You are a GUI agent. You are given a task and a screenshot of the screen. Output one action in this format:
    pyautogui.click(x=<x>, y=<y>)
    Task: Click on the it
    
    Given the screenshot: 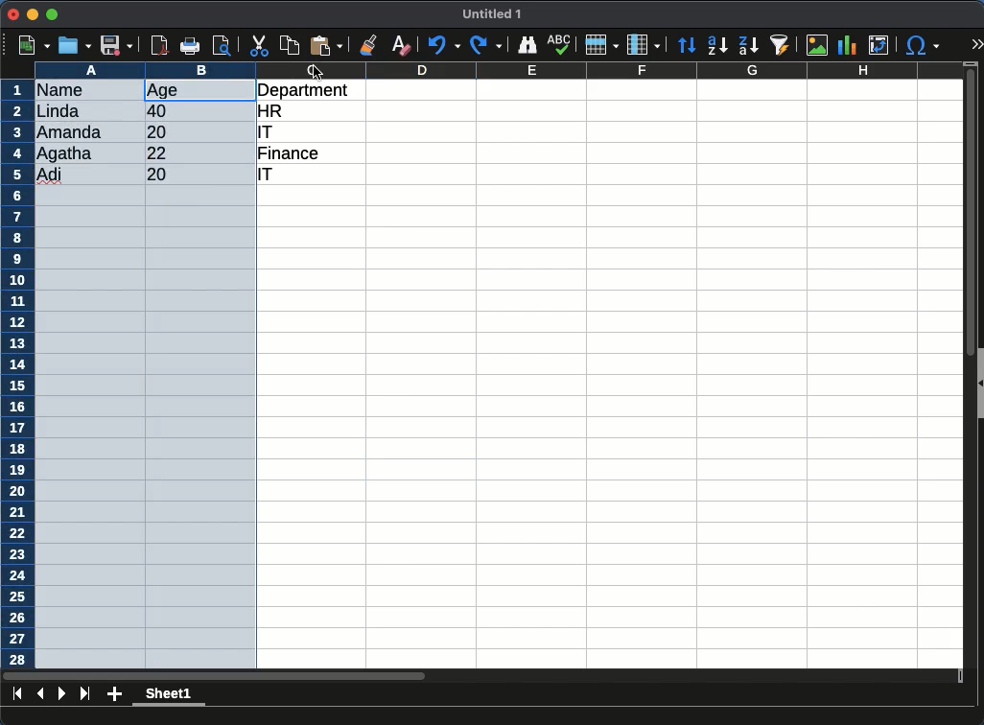 What is the action you would take?
    pyautogui.click(x=265, y=132)
    